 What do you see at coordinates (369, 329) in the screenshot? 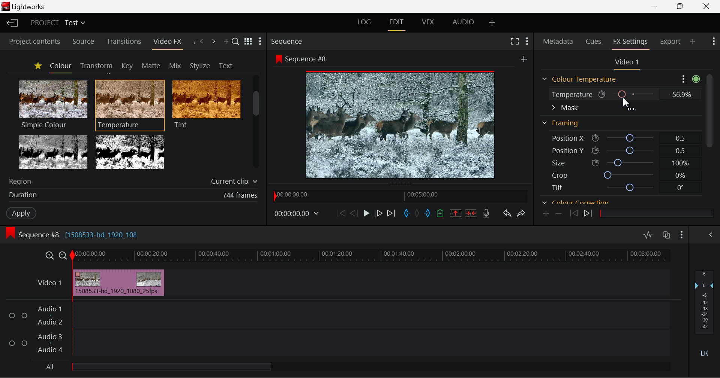
I see `Audio Input Field` at bounding box center [369, 329].